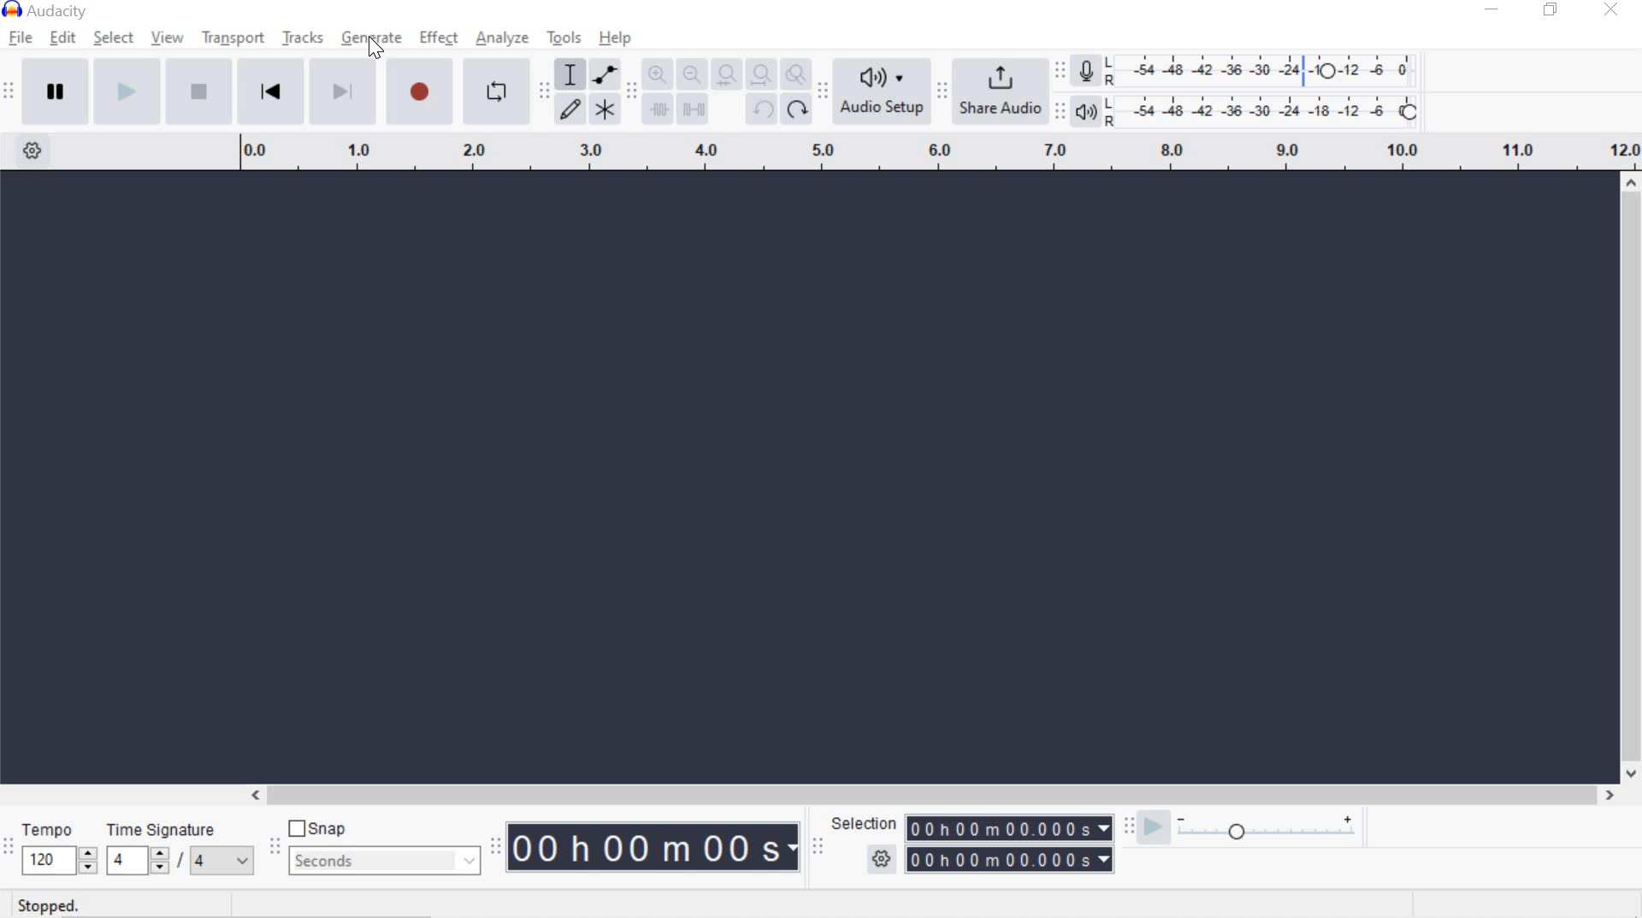 Image resolution: width=1642 pixels, height=918 pixels. Describe the element at coordinates (724, 77) in the screenshot. I see `Fit selection to width` at that location.